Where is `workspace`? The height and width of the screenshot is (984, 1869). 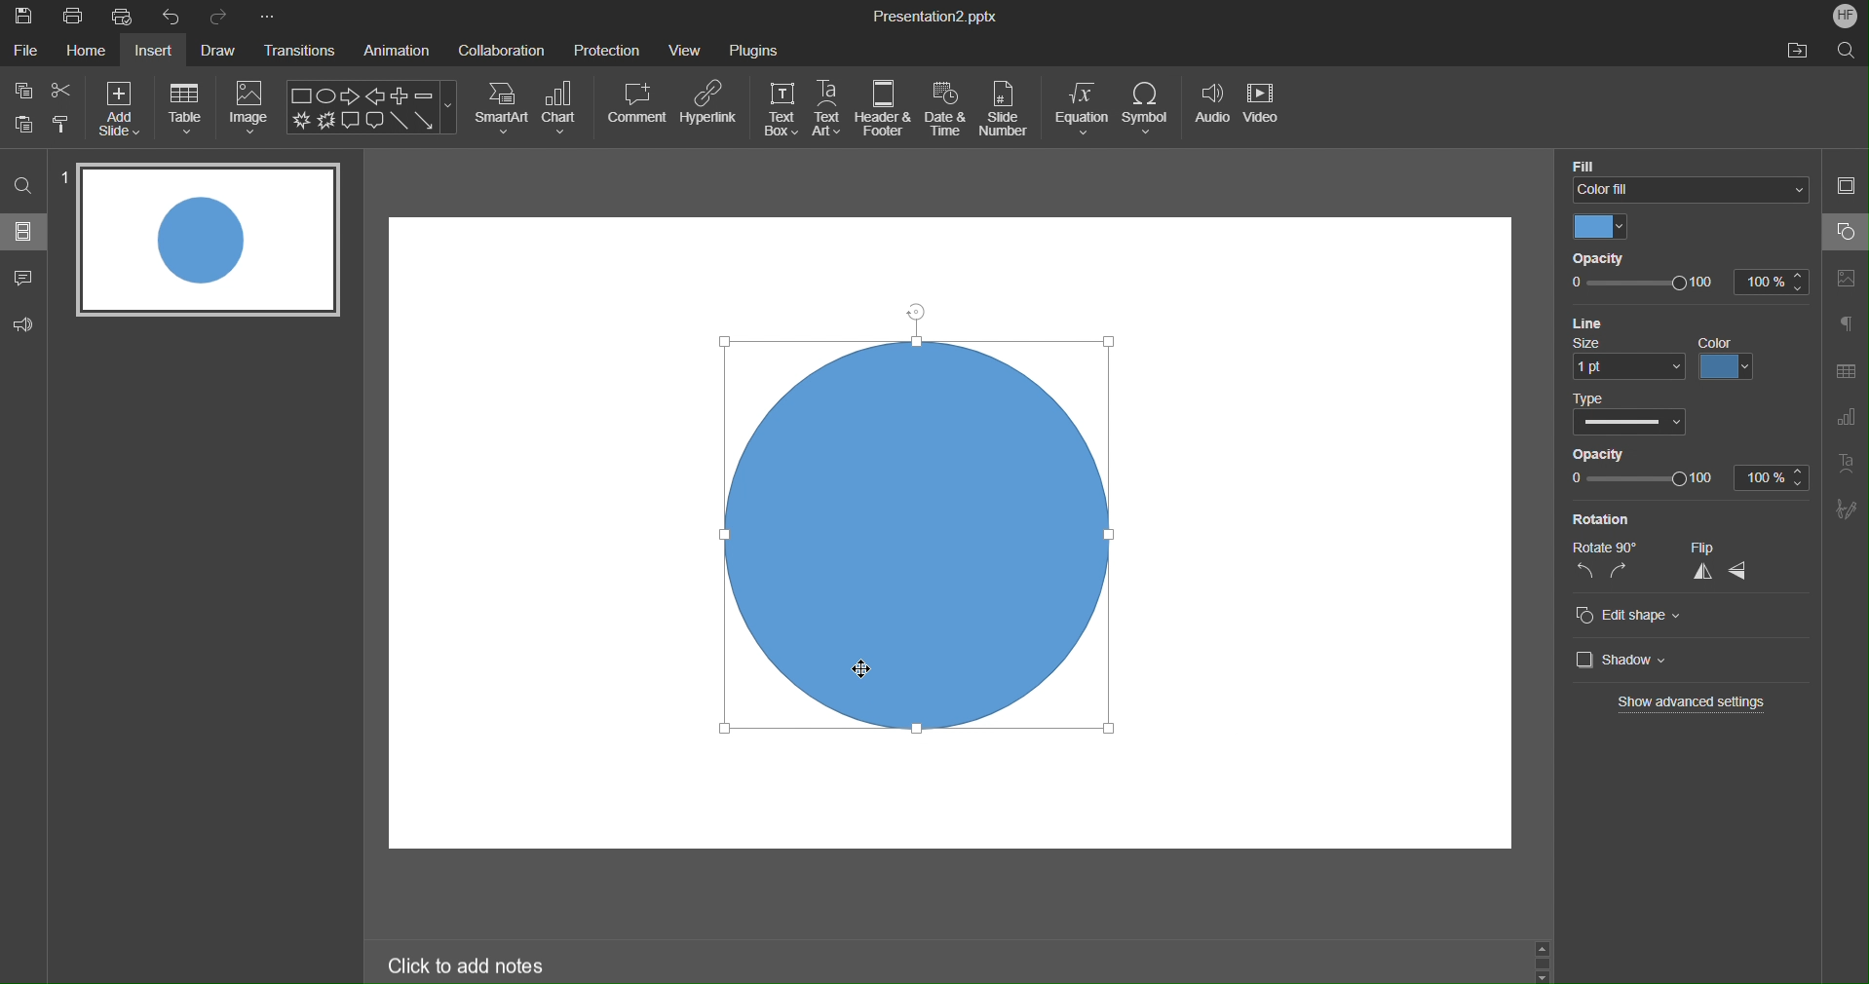
workspace is located at coordinates (1340, 494).